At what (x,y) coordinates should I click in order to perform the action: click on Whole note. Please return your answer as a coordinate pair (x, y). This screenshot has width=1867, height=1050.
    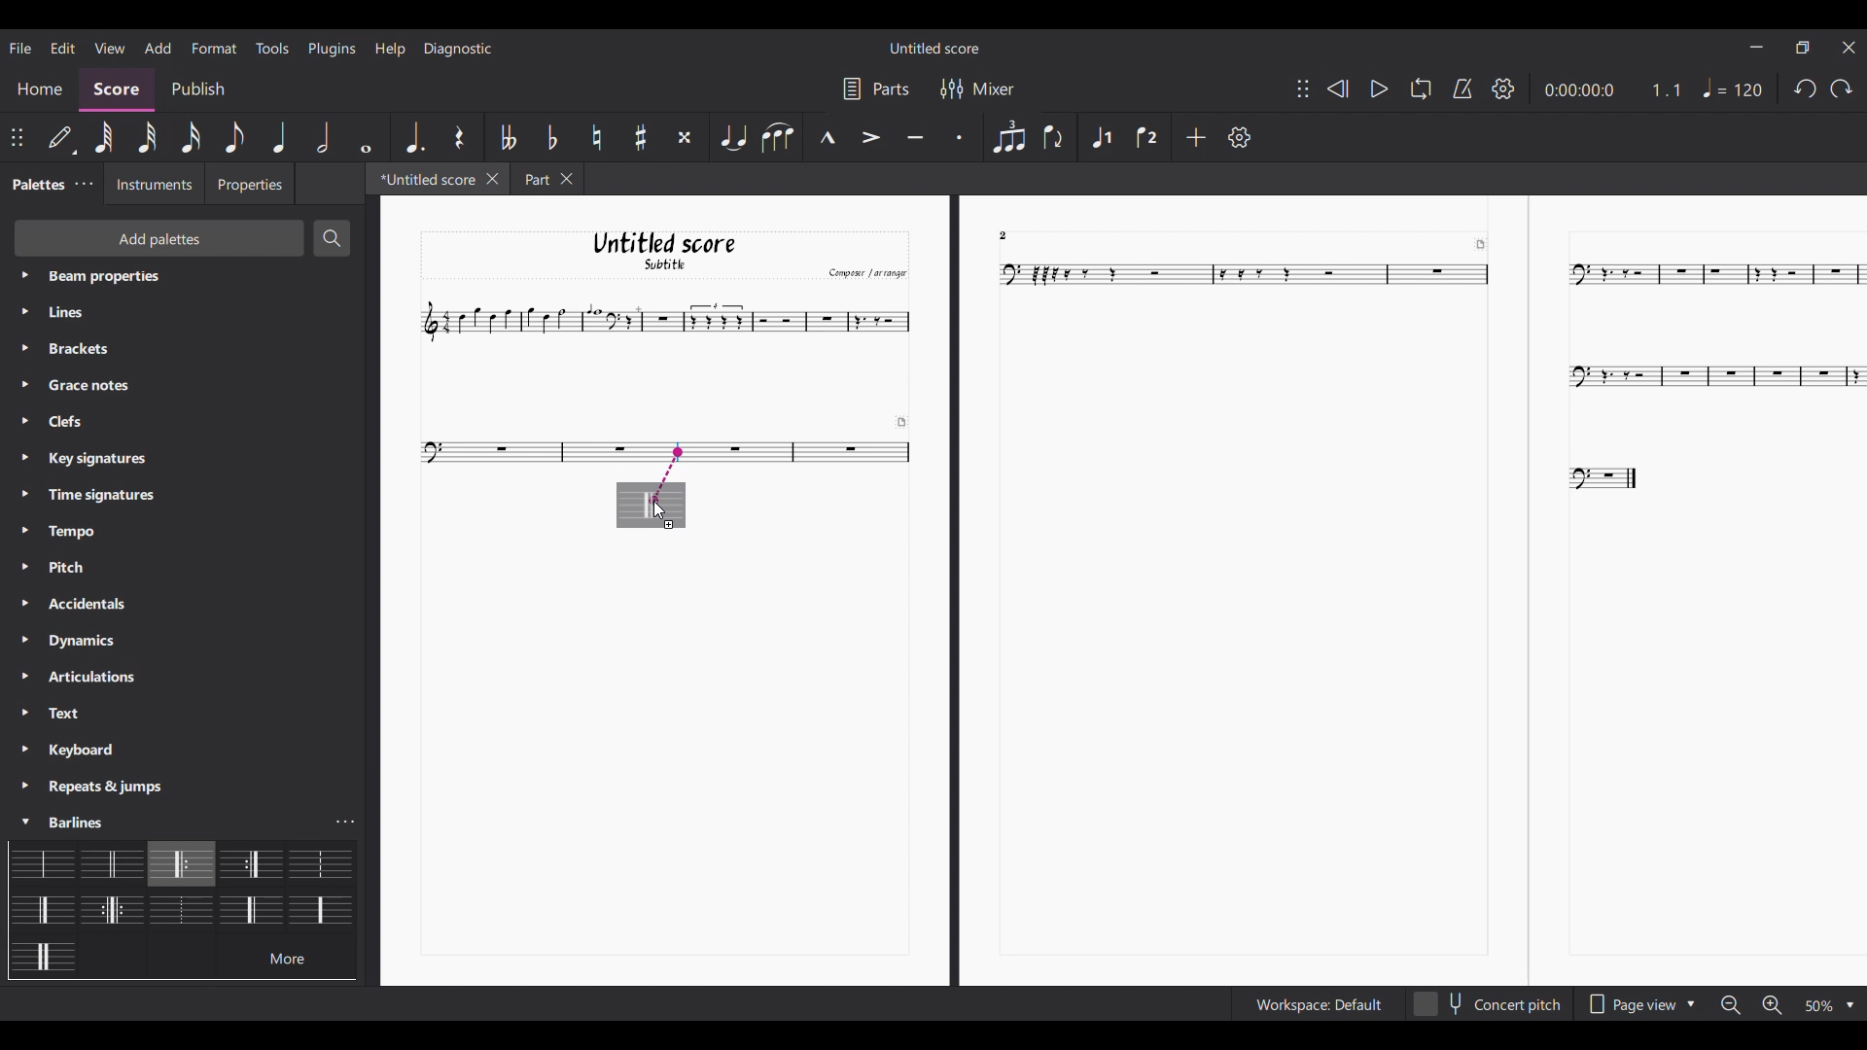
    Looking at the image, I should click on (366, 137).